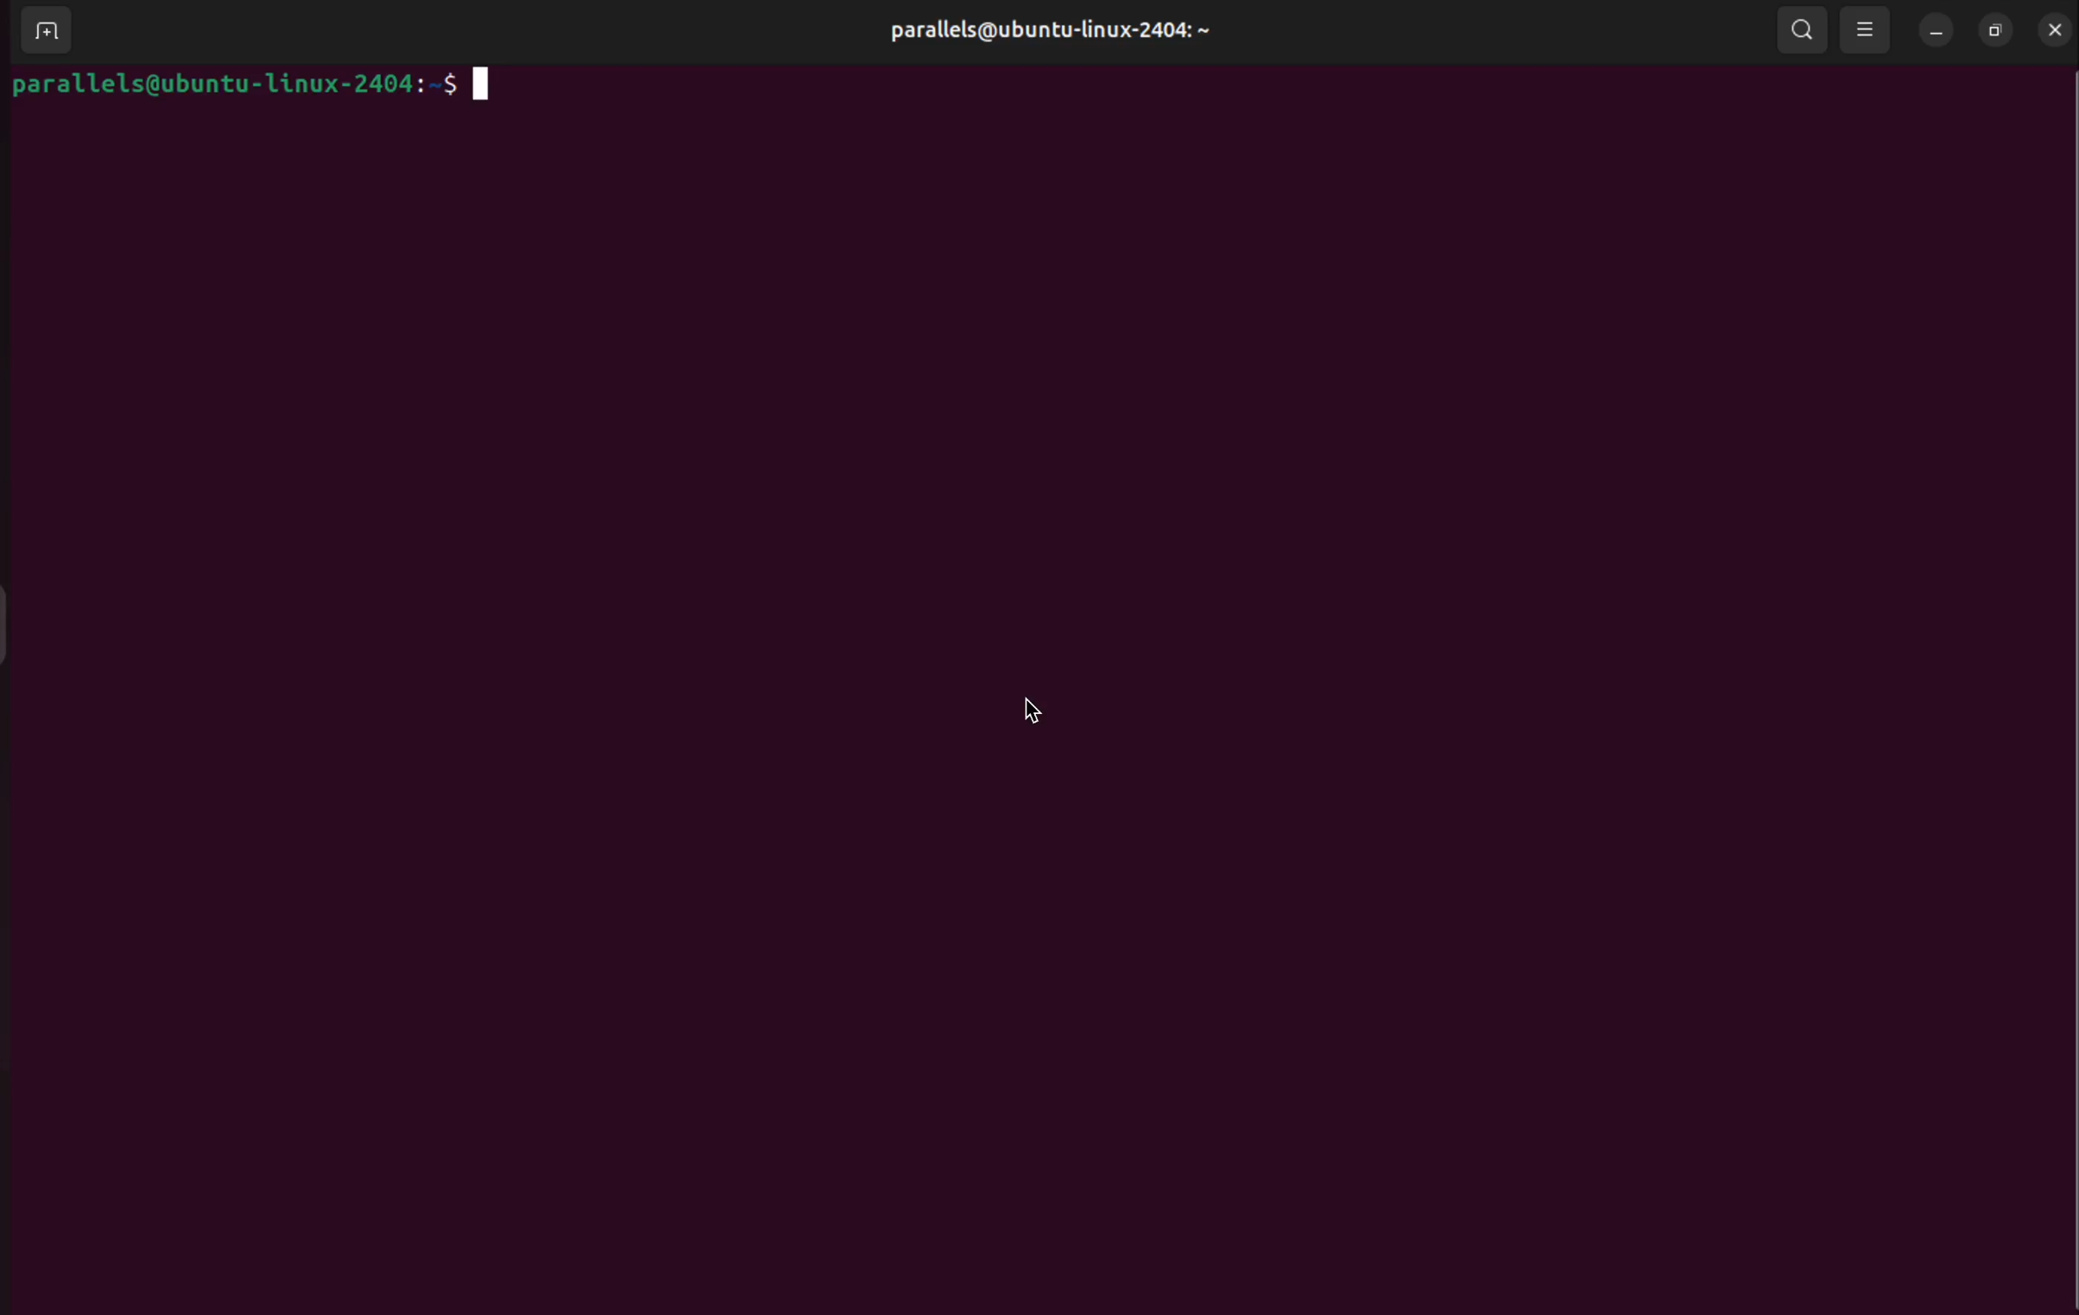 The image size is (2079, 1315). Describe the element at coordinates (1801, 33) in the screenshot. I see `search` at that location.